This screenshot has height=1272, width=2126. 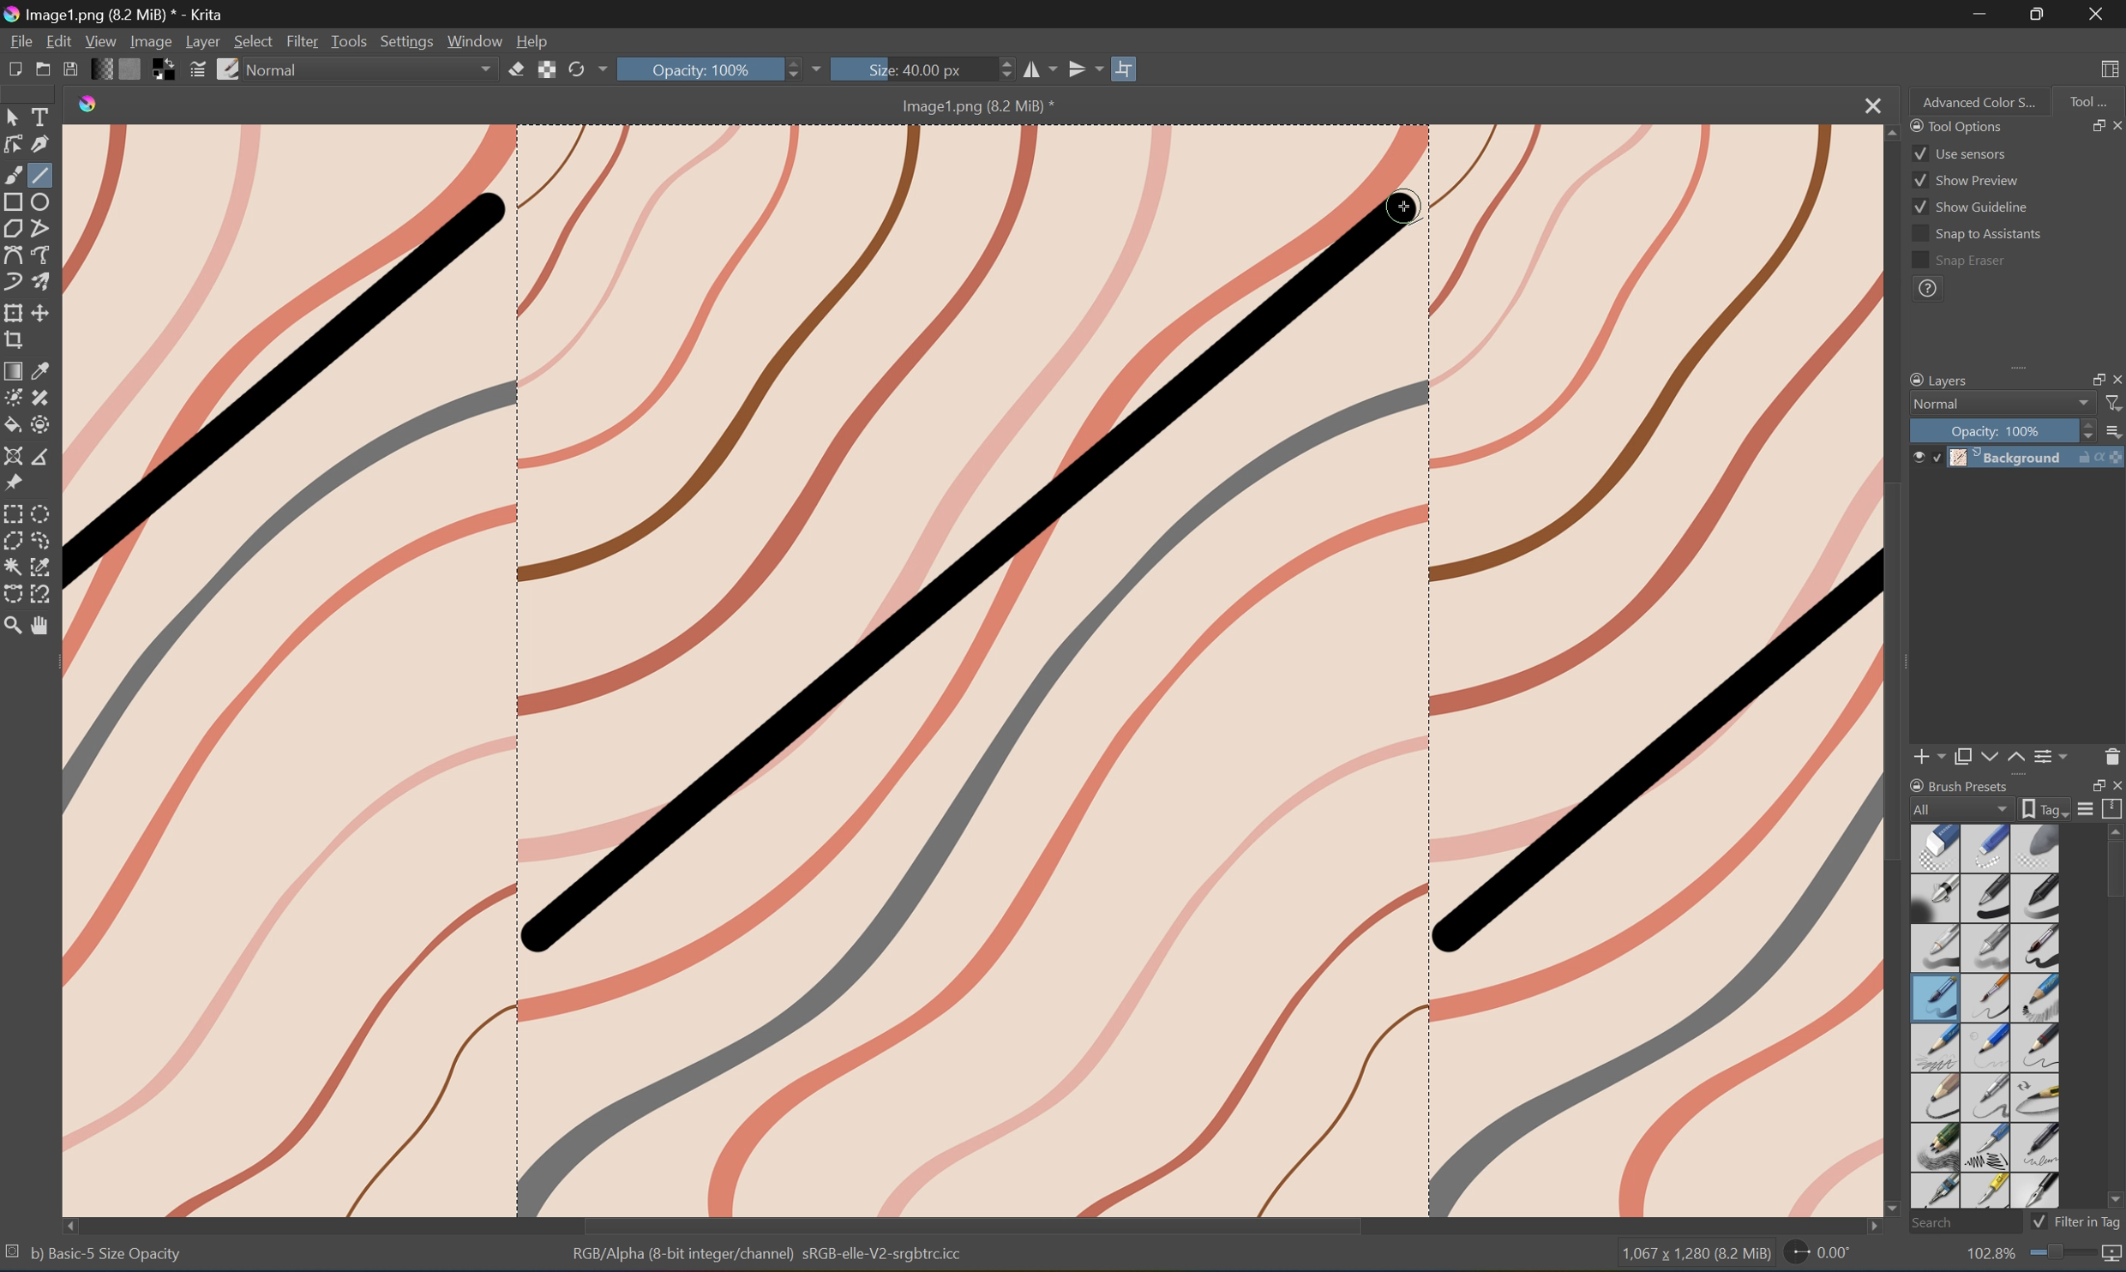 I want to click on Dynamic brush tool, so click(x=14, y=282).